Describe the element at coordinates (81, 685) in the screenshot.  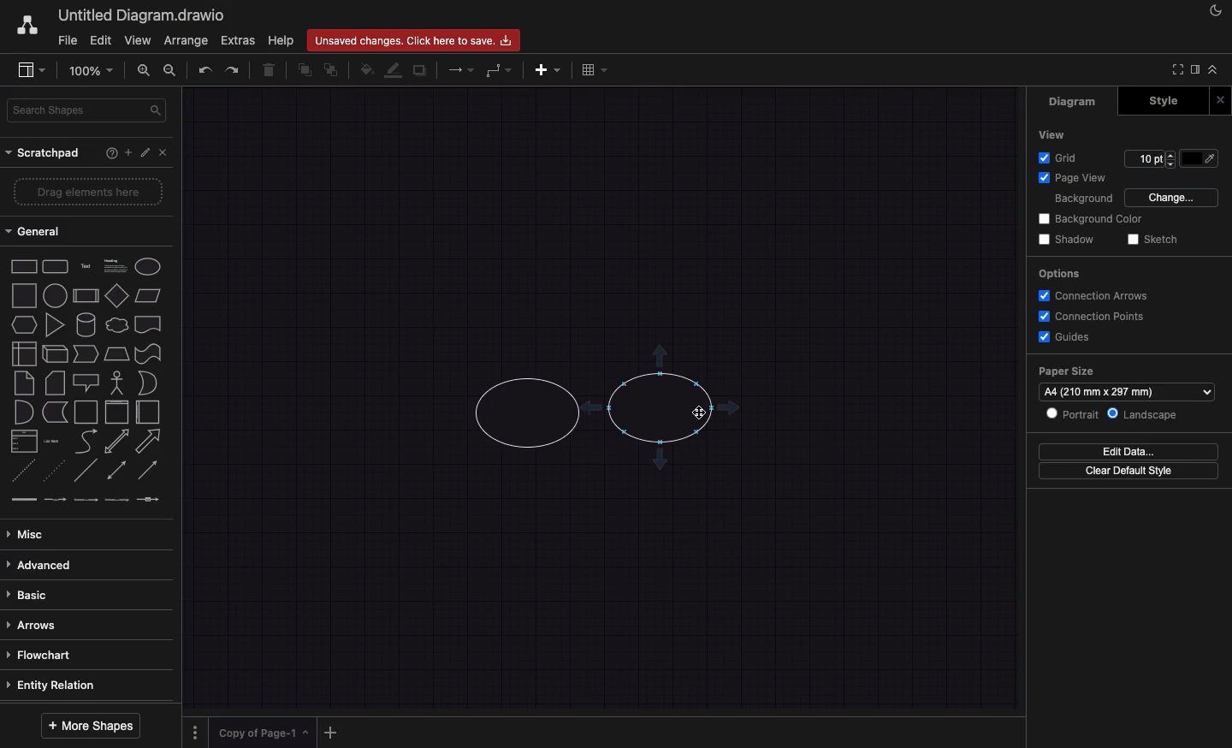
I see `entity relation` at that location.